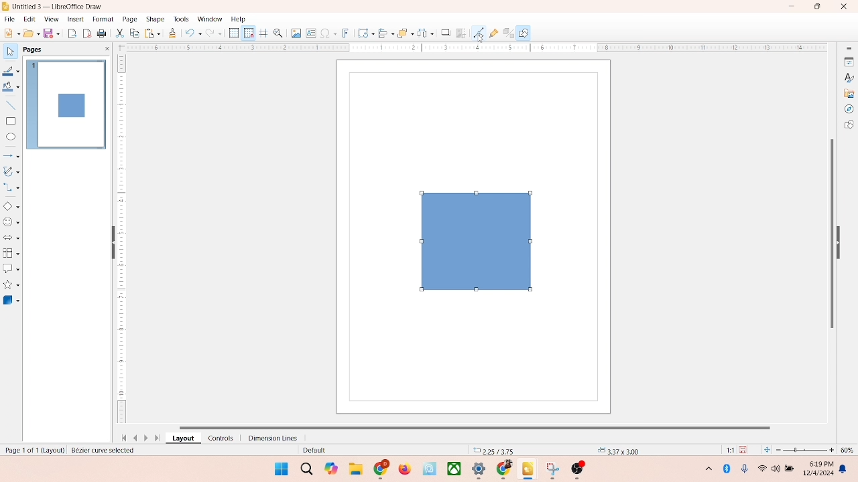 This screenshot has width=858, height=482. I want to click on logo, so click(6, 6).